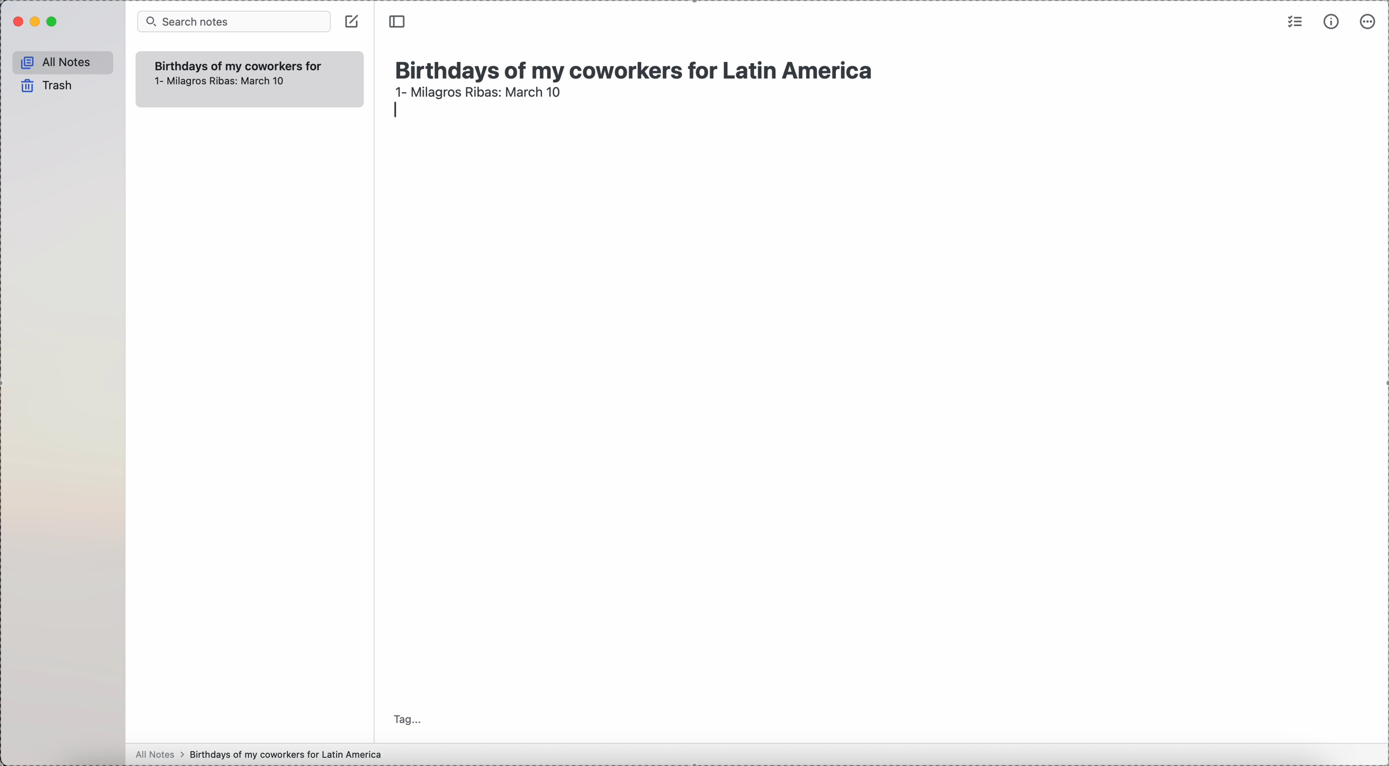  Describe the element at coordinates (352, 21) in the screenshot. I see `create note` at that location.